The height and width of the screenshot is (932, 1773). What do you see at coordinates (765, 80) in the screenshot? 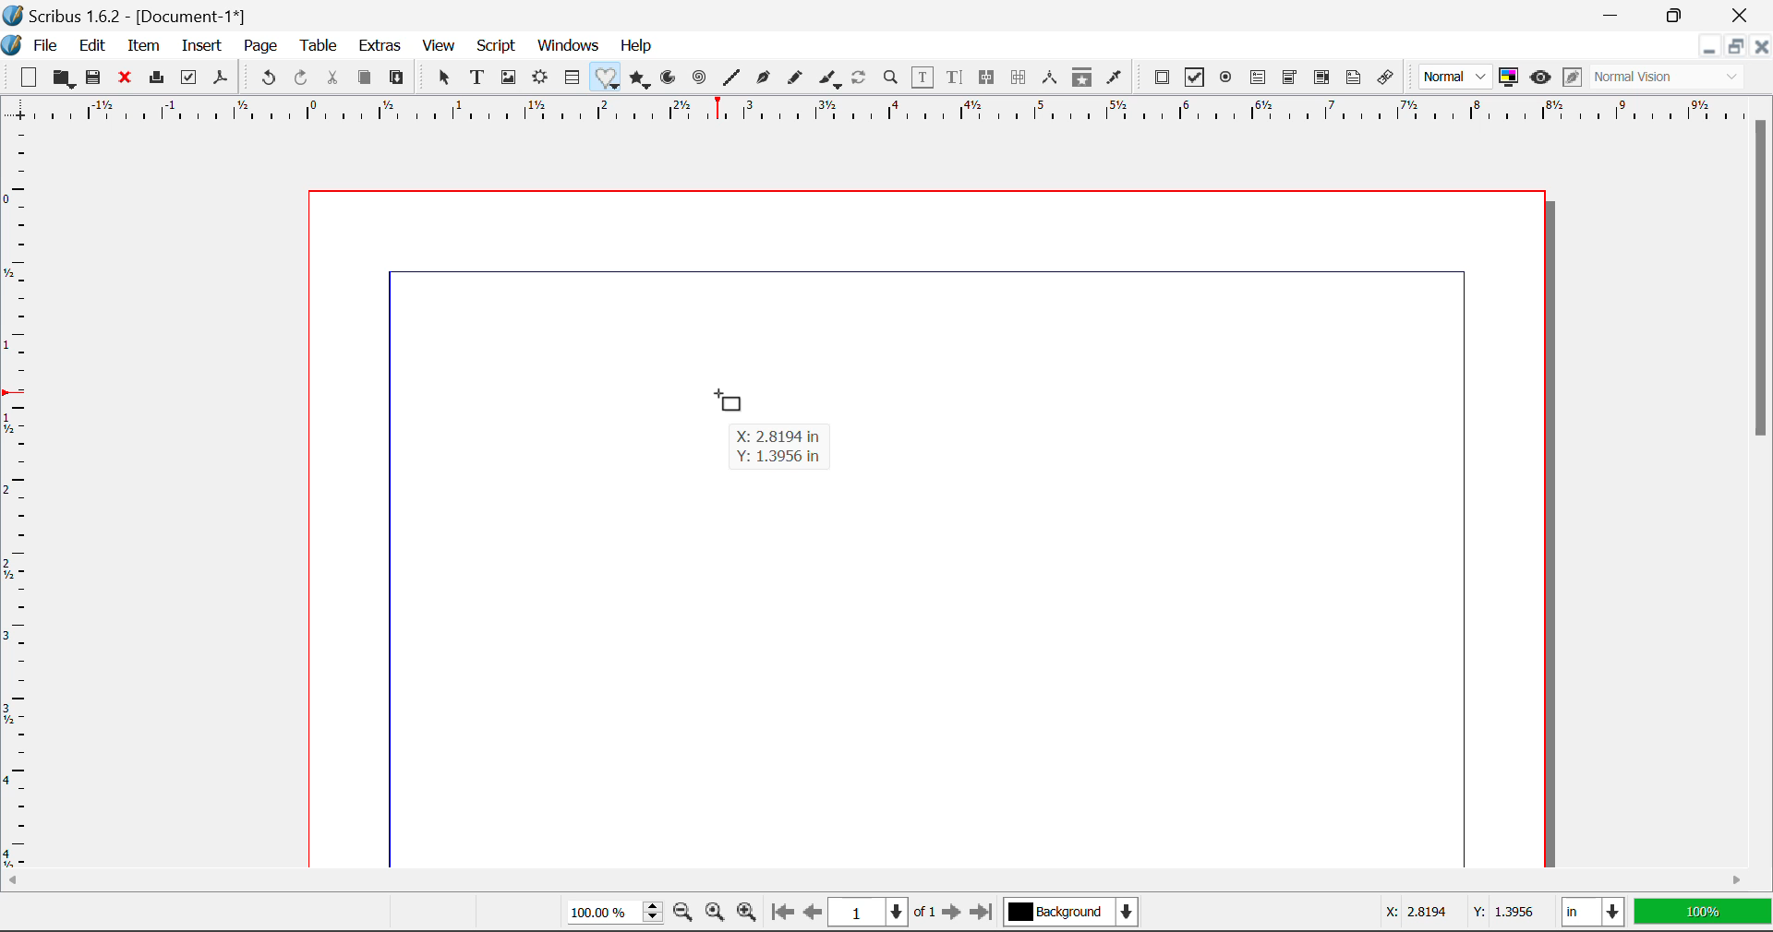
I see `Bezier Curve` at bounding box center [765, 80].